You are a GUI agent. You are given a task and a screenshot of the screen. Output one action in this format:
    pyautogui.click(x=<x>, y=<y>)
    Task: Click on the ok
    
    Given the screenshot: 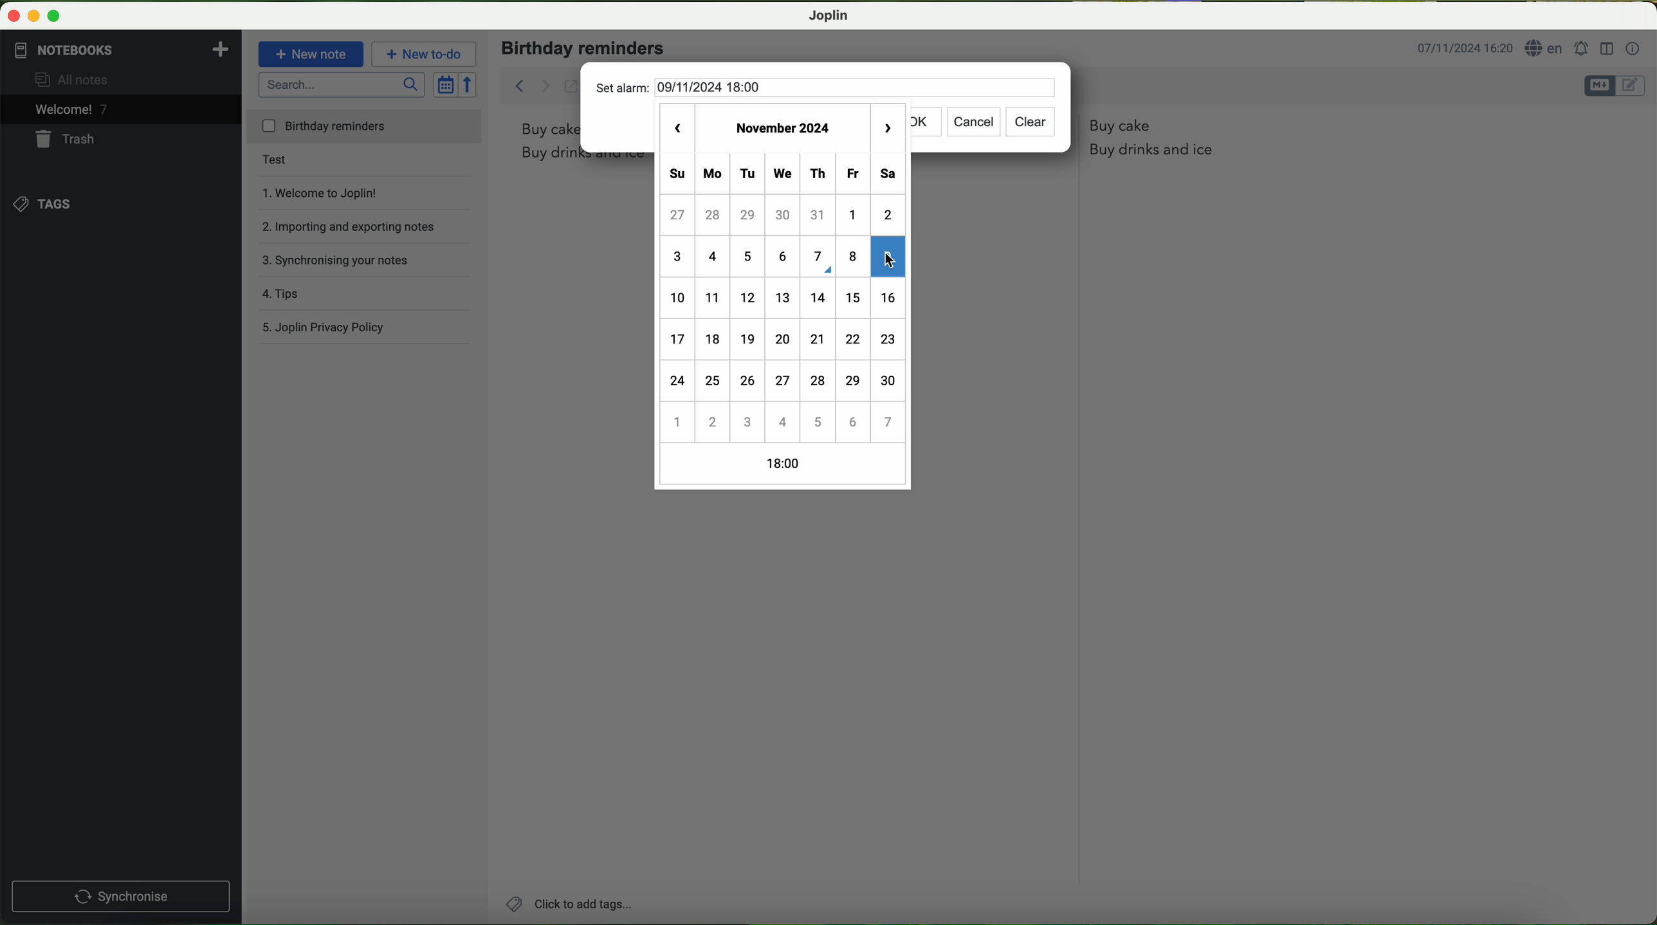 What is the action you would take?
    pyautogui.click(x=928, y=125)
    